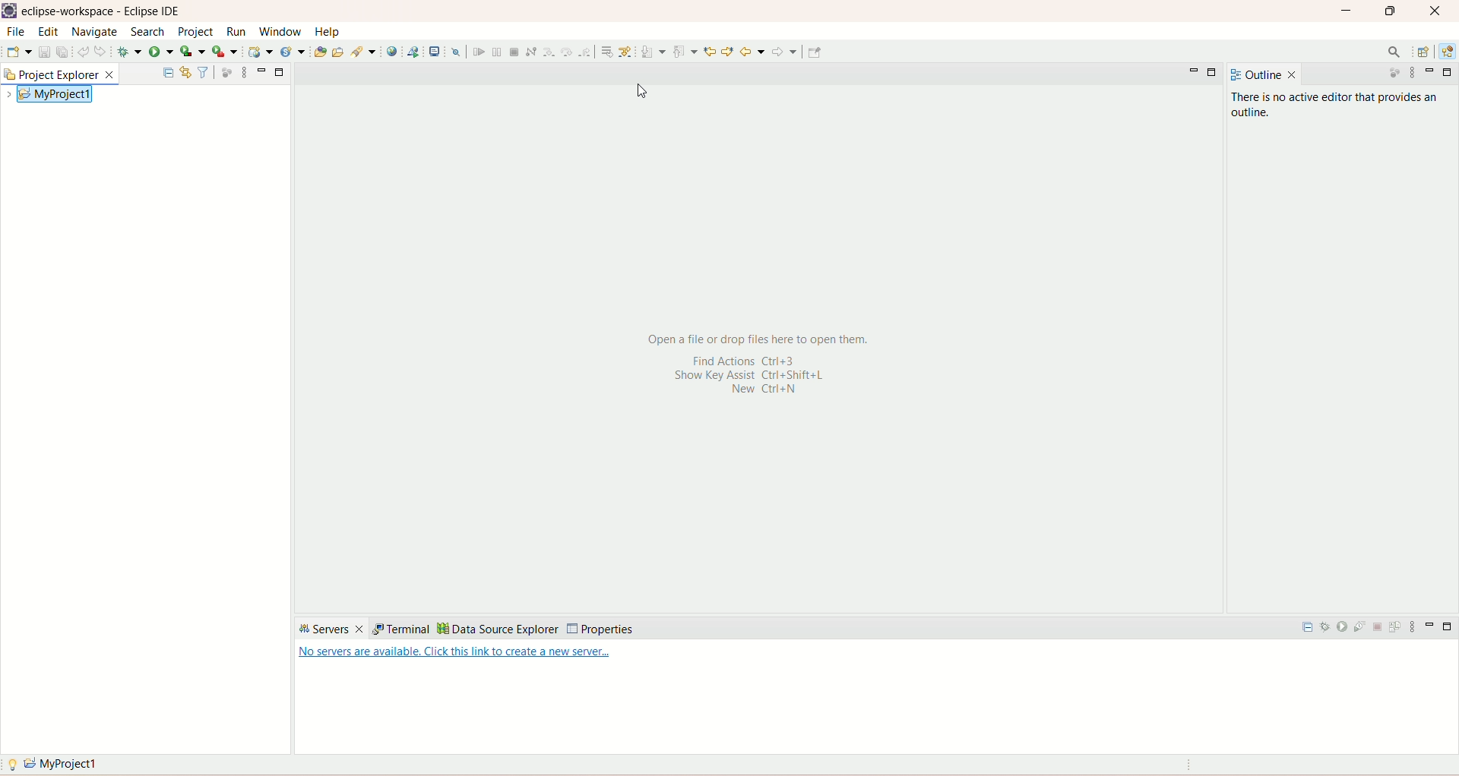 The width and height of the screenshot is (1459, 776). Describe the element at coordinates (1450, 73) in the screenshot. I see `maximize` at that location.